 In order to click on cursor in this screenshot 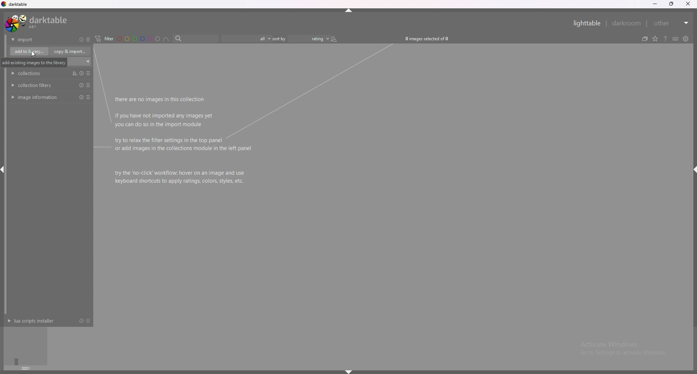, I will do `click(34, 54)`.